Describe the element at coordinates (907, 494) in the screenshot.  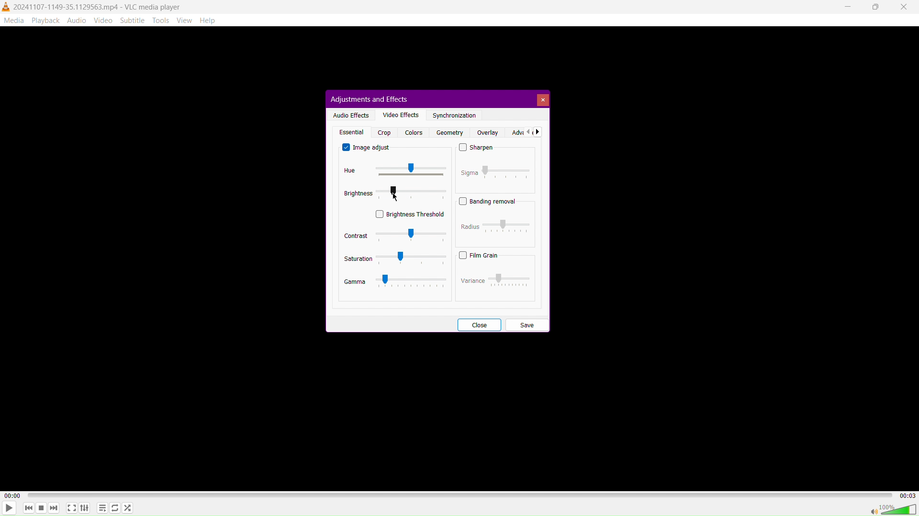
I see `00:03` at that location.